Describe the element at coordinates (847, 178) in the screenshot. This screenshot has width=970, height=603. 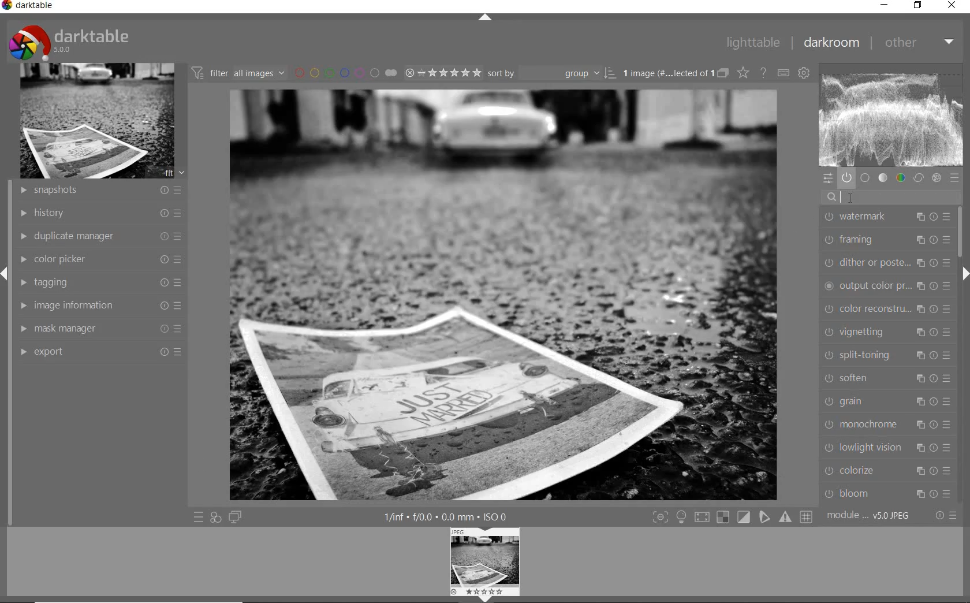
I see `show only active module` at that location.